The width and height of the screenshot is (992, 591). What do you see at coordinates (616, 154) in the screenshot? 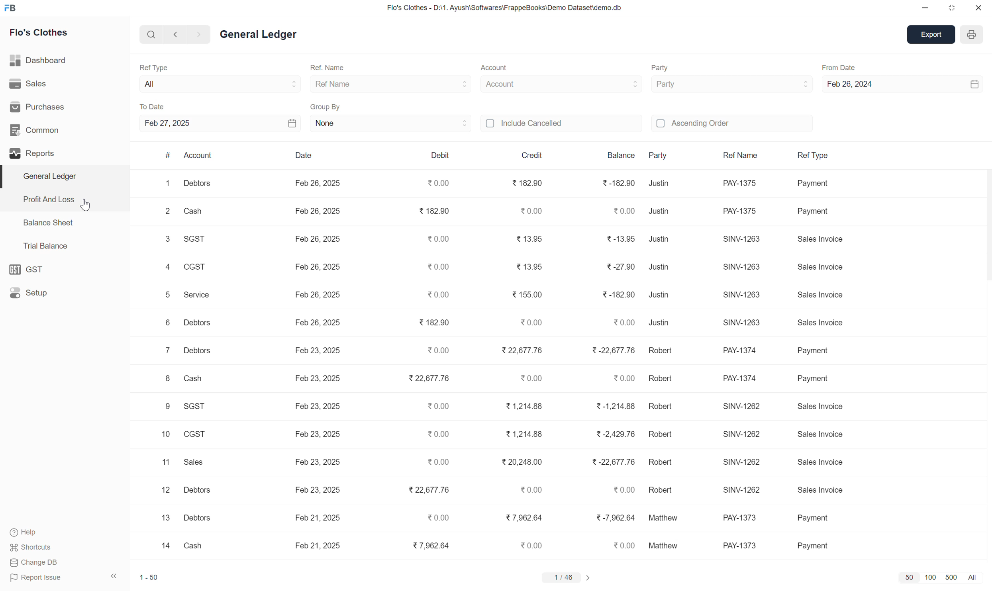
I see `Balance` at bounding box center [616, 154].